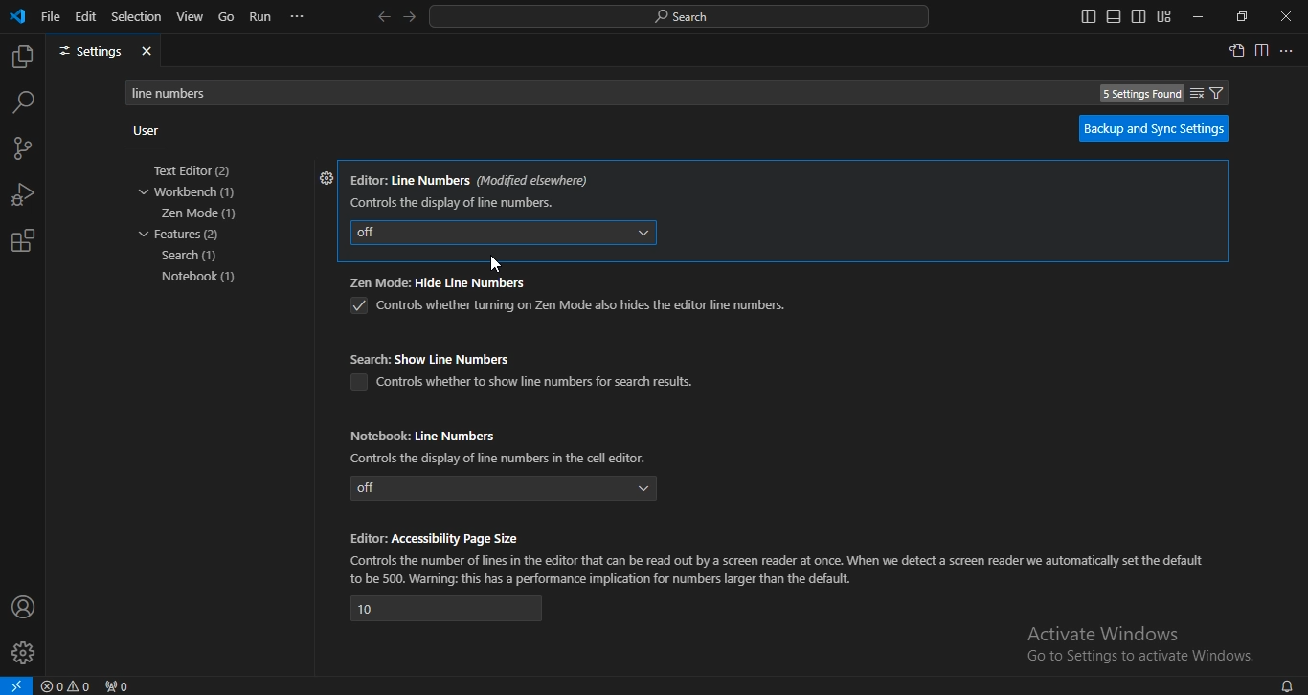 This screenshot has height=695, width=1308. I want to click on notebook, so click(204, 277).